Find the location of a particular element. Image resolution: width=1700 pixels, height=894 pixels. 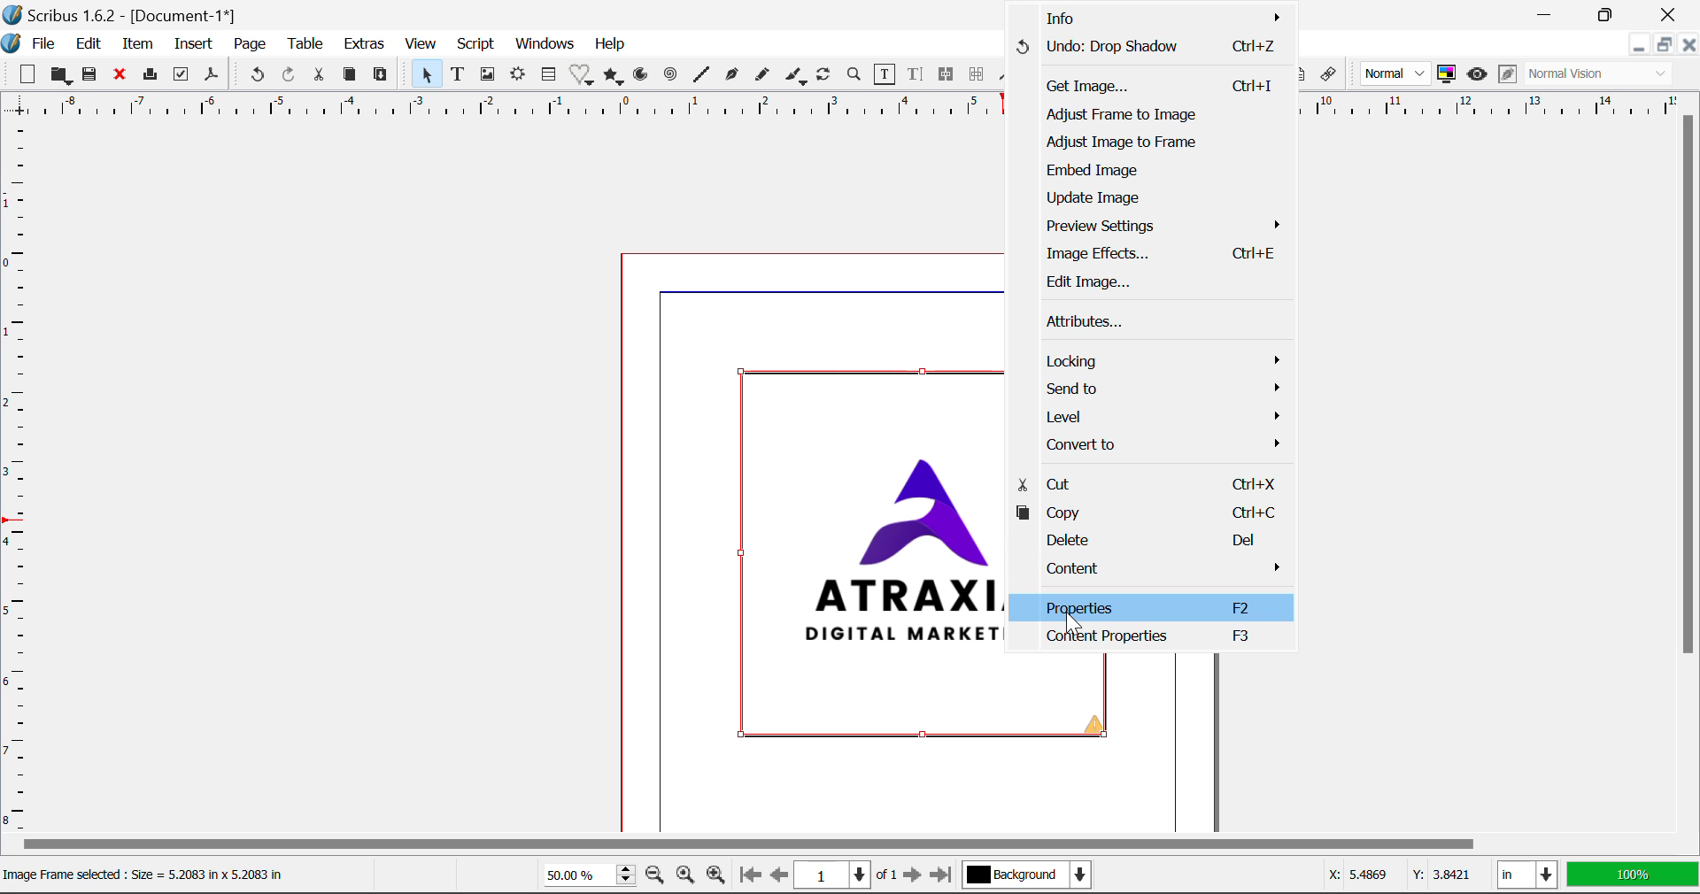

Edit in preview mode is located at coordinates (1508, 77).